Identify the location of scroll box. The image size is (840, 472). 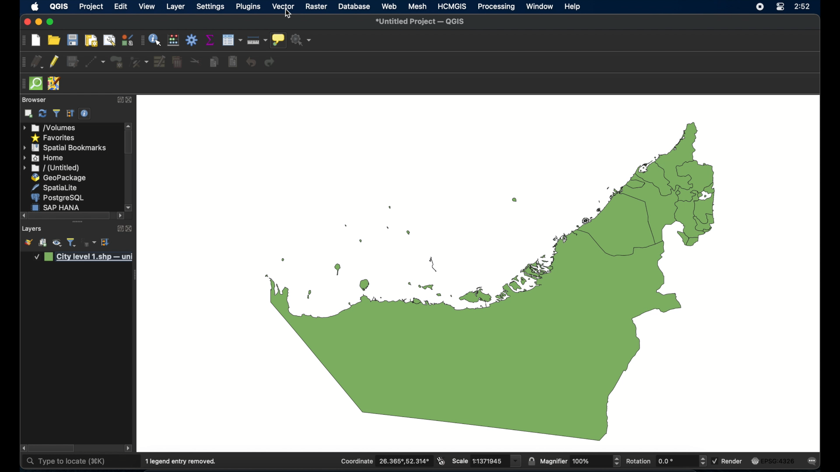
(129, 143).